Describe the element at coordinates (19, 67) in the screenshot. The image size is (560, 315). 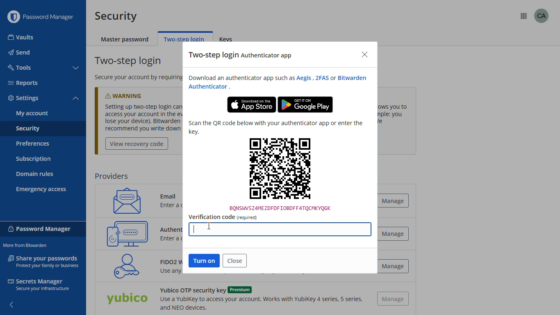
I see `tools` at that location.